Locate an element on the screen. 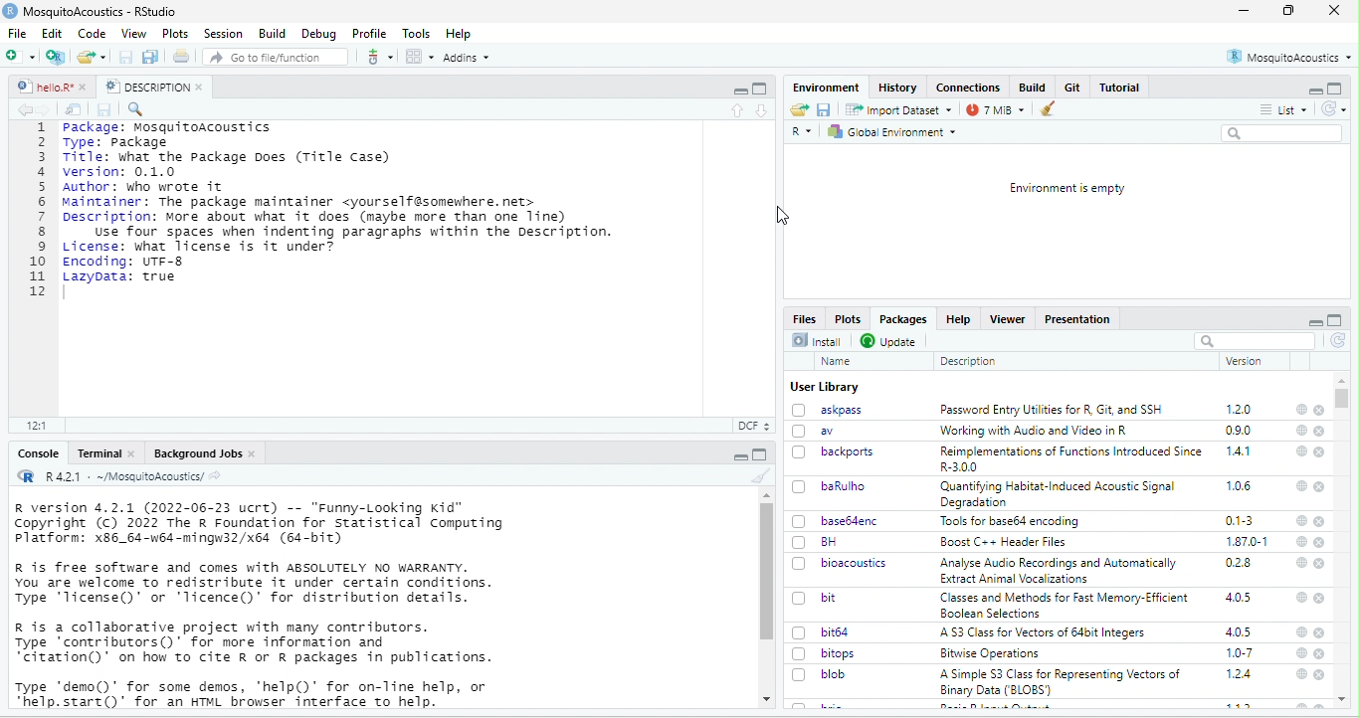 This screenshot has width=1359, height=718. close is located at coordinates (1320, 521).